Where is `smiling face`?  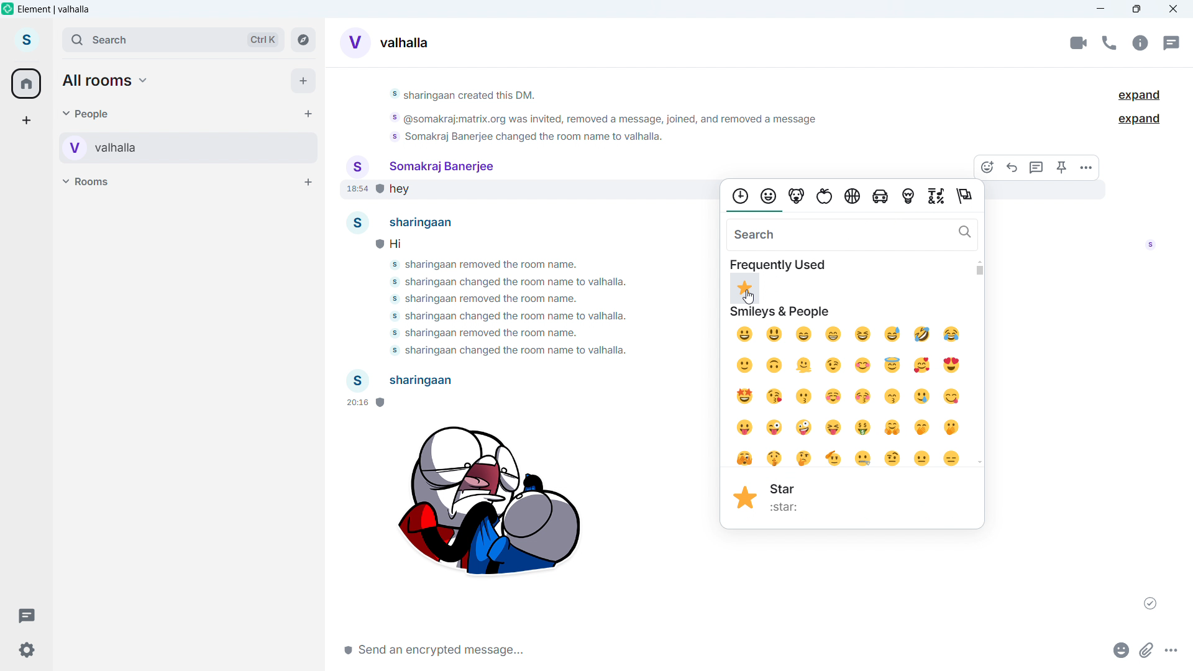 smiling face is located at coordinates (836, 398).